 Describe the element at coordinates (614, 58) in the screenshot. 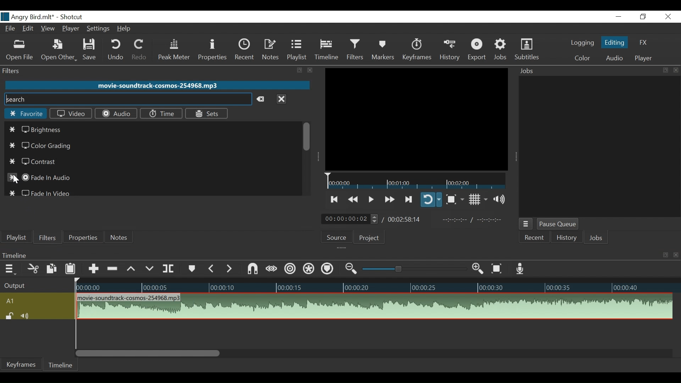

I see `Audio` at that location.